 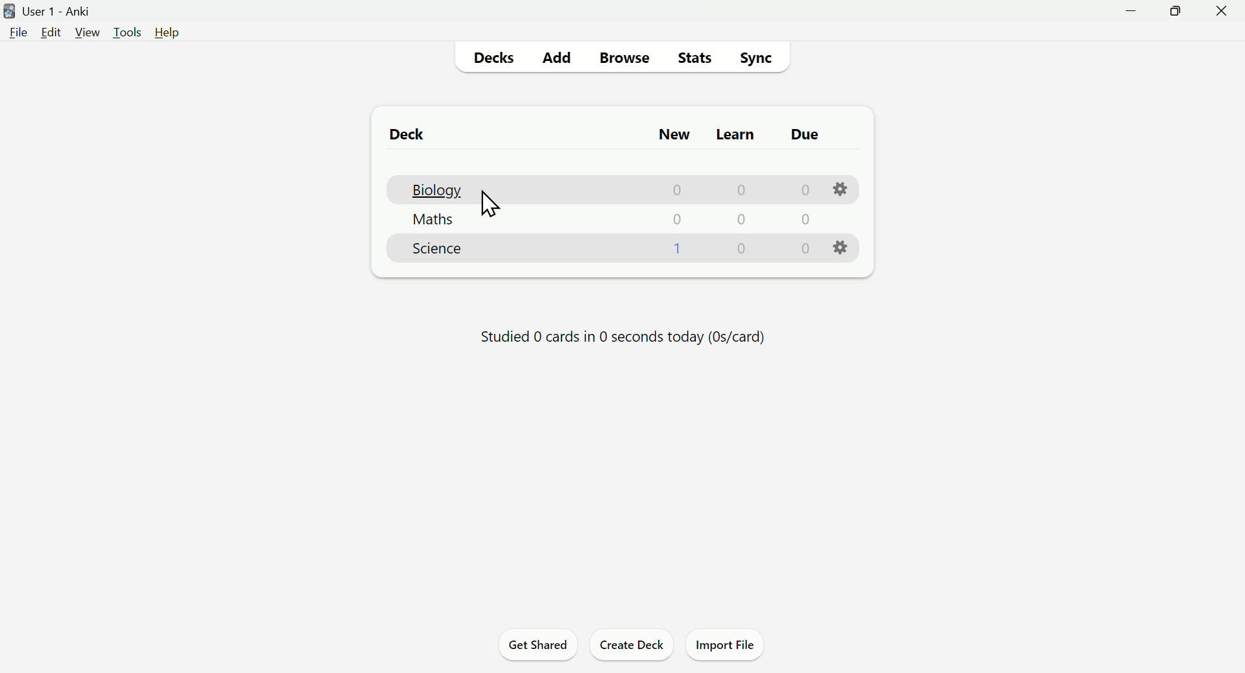 What do you see at coordinates (433, 189) in the screenshot?
I see `Biology` at bounding box center [433, 189].